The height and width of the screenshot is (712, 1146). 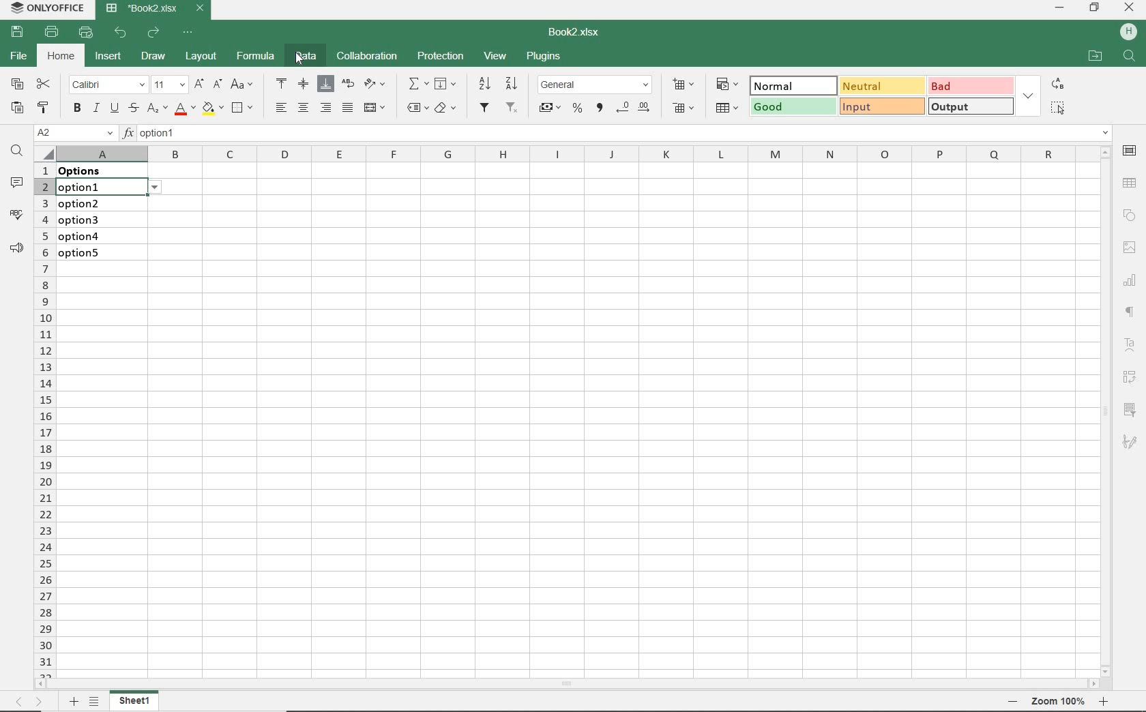 What do you see at coordinates (1130, 441) in the screenshot?
I see `SIGNATURE` at bounding box center [1130, 441].